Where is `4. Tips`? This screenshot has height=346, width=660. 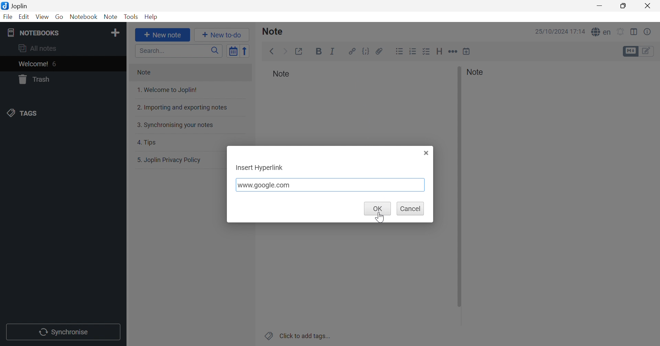
4. Tips is located at coordinates (188, 142).